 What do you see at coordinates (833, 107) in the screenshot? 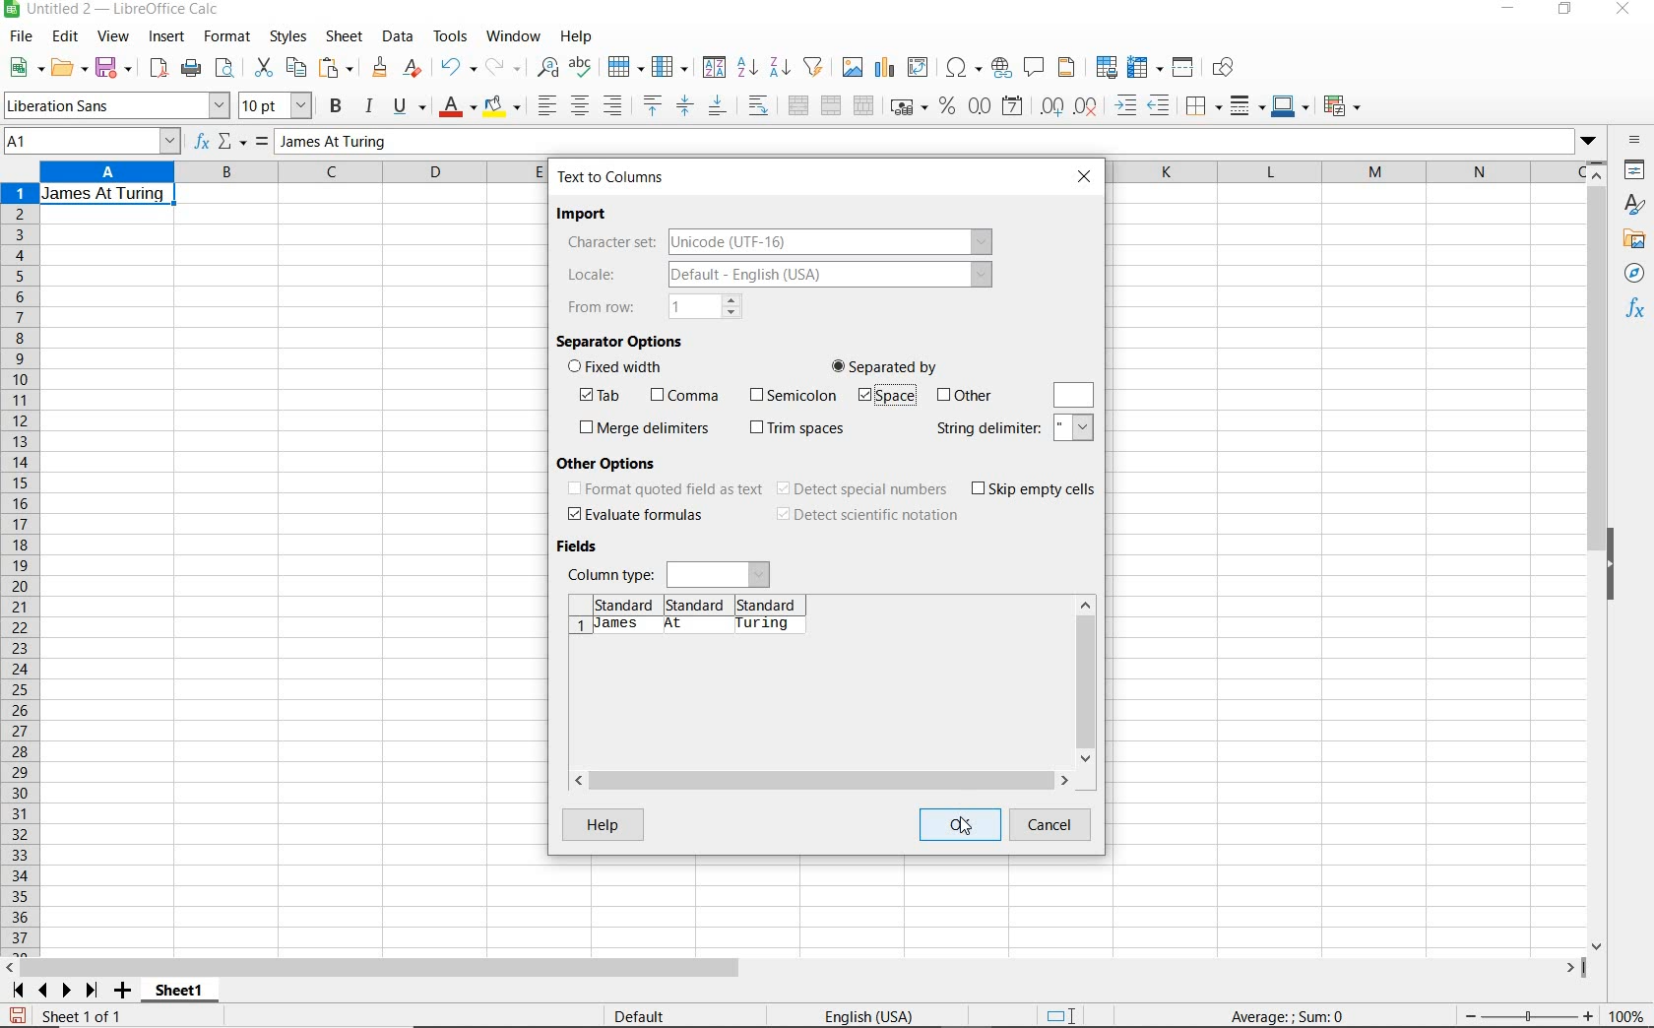
I see `merge cells` at bounding box center [833, 107].